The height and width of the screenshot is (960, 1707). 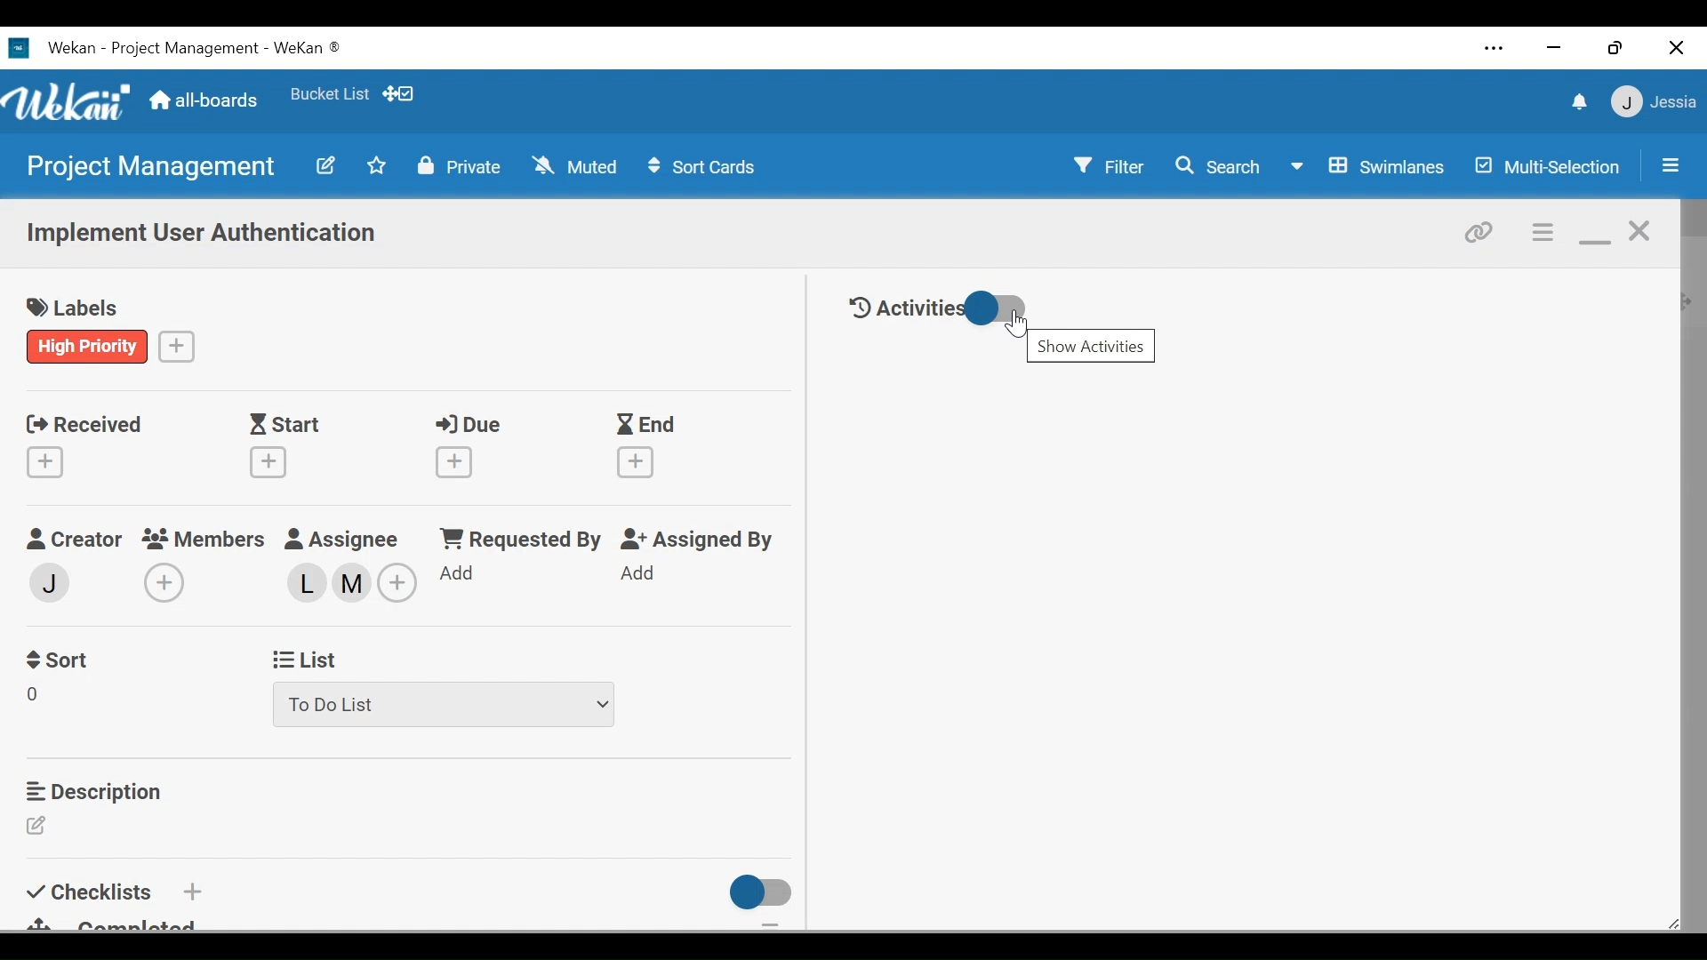 I want to click on Assigned By, so click(x=696, y=539).